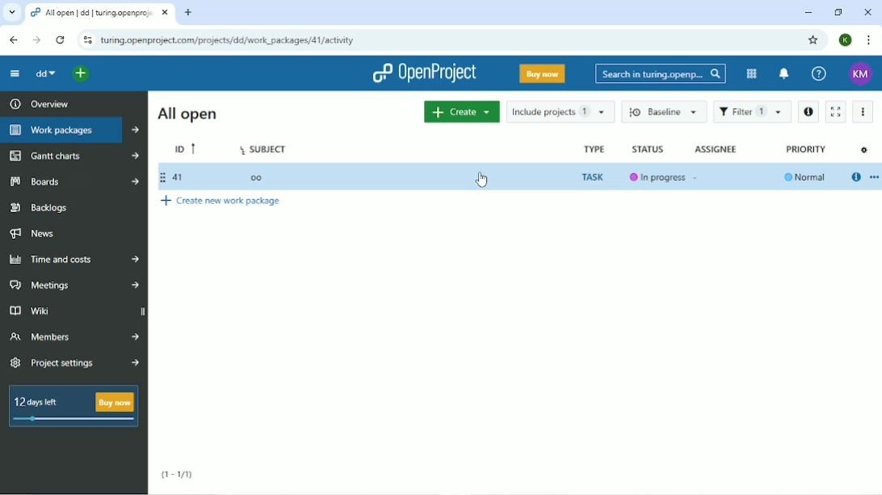 The width and height of the screenshot is (882, 495). What do you see at coordinates (855, 177) in the screenshot?
I see `Open details view` at bounding box center [855, 177].